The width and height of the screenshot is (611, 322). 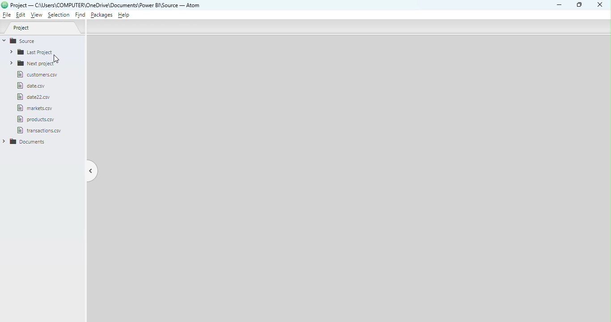 I want to click on Folder, so click(x=42, y=53).